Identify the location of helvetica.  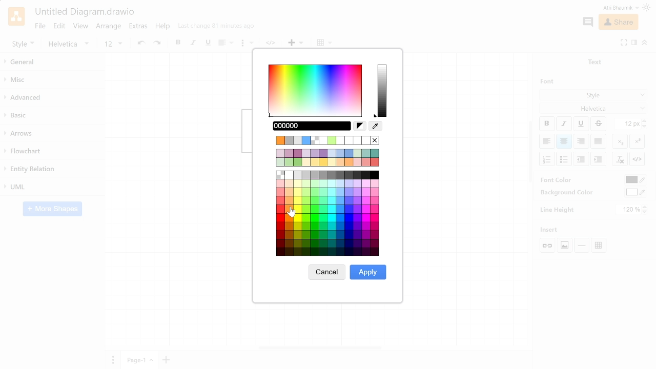
(71, 44).